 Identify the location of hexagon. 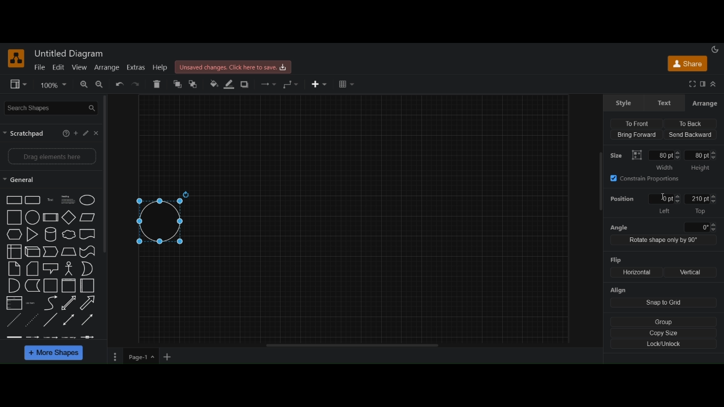
(15, 235).